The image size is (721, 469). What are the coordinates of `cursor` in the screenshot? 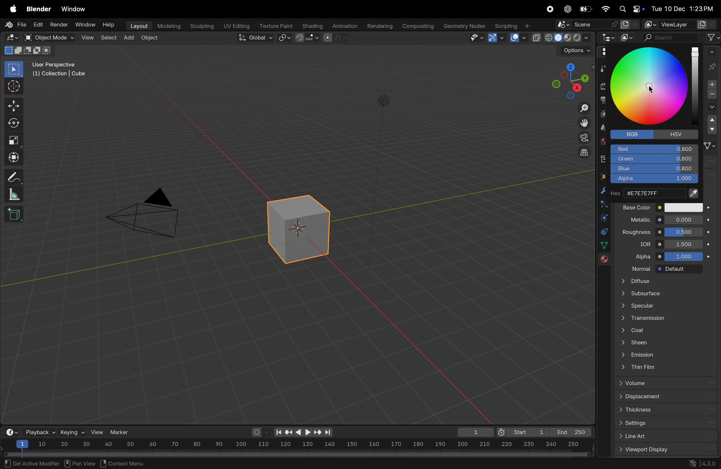 It's located at (13, 87).